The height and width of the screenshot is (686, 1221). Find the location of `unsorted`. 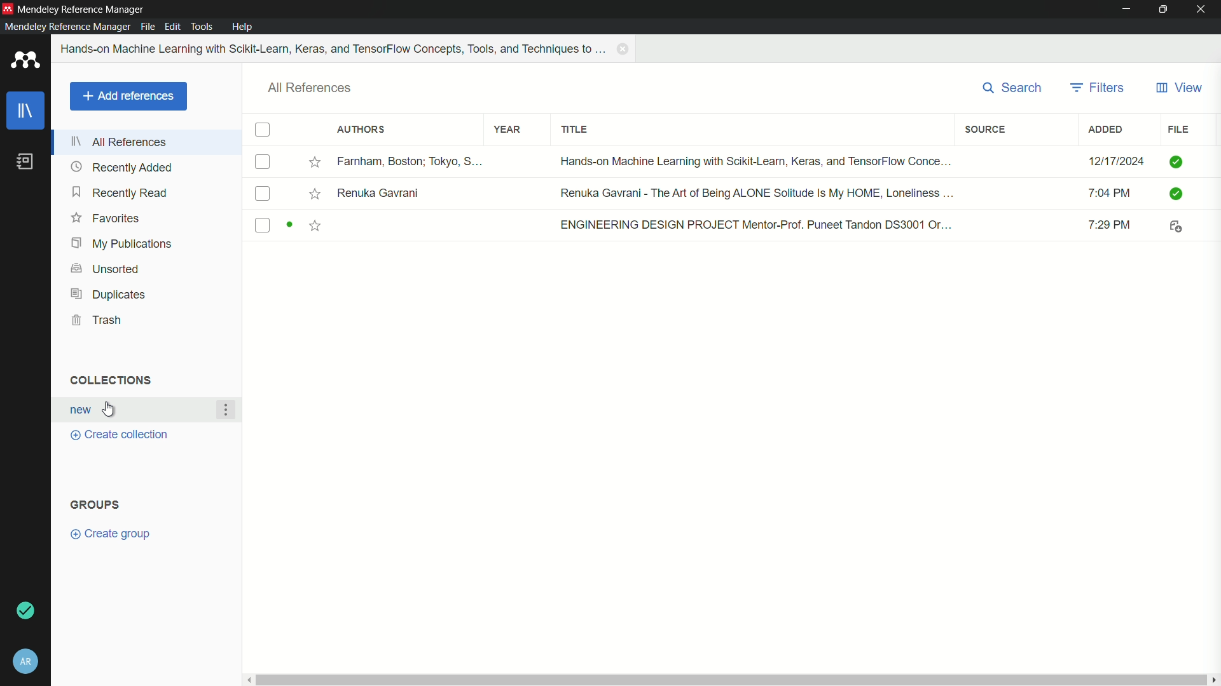

unsorted is located at coordinates (107, 267).